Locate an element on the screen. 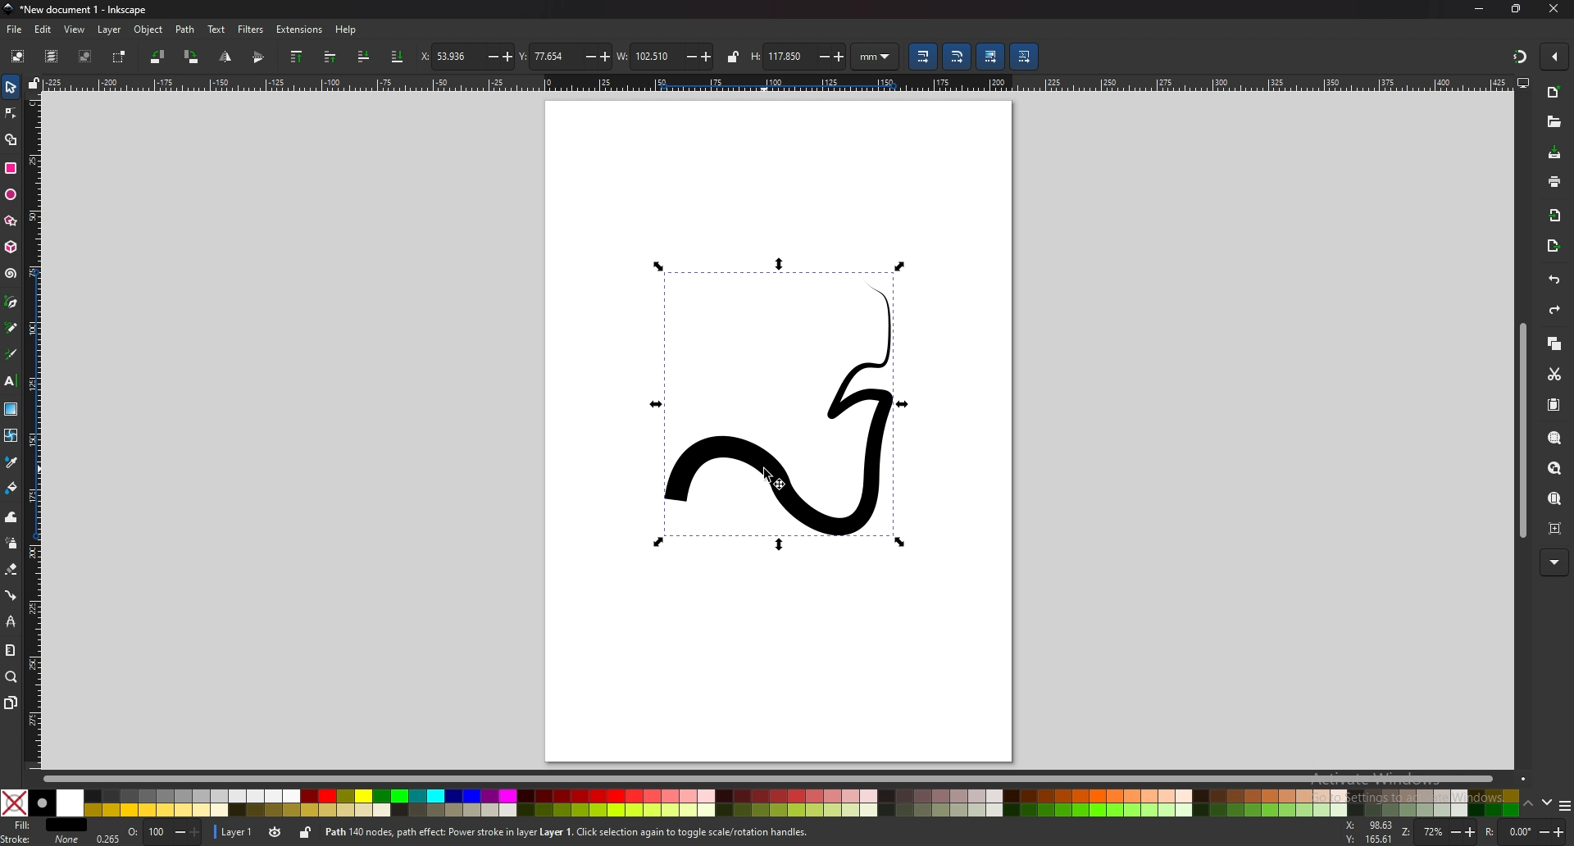 This screenshot has width=1574, height=846. paint bucket is located at coordinates (11, 487).